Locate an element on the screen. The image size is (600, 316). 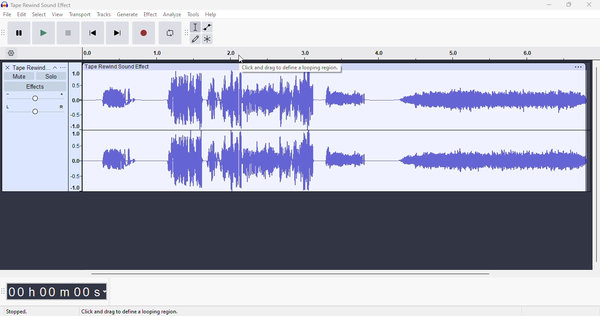
mouse down is located at coordinates (242, 59).